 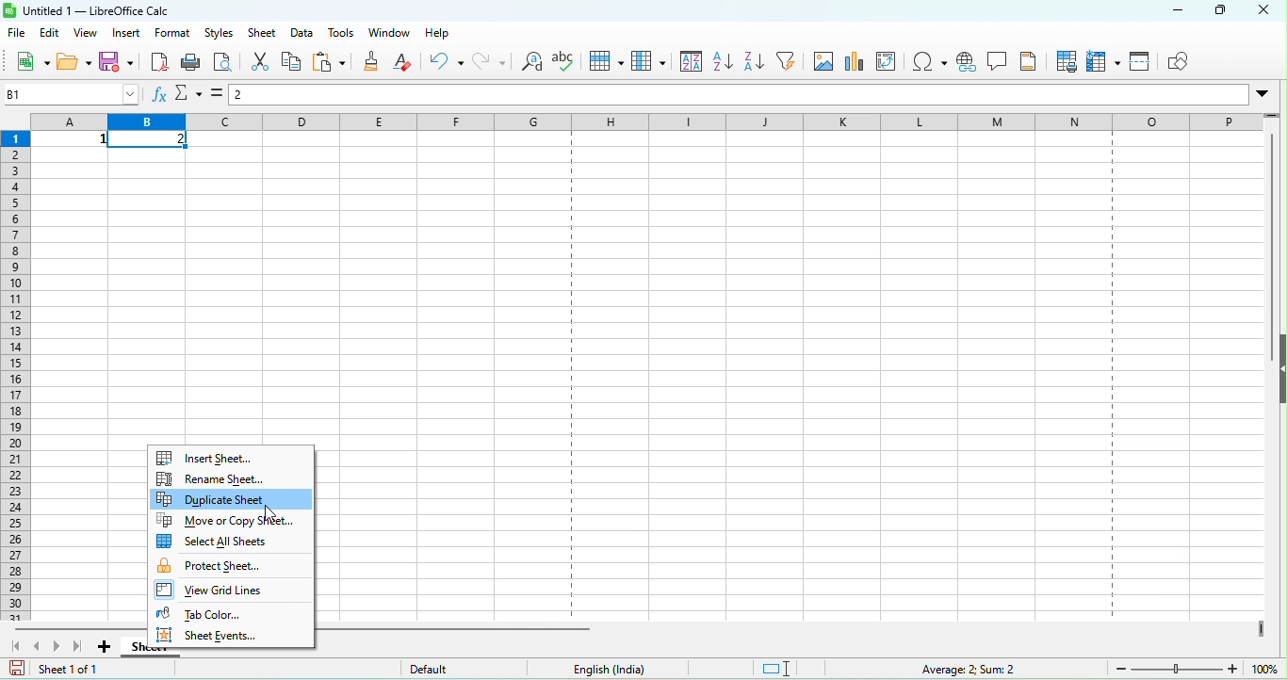 I want to click on average 2, sum 2, so click(x=979, y=669).